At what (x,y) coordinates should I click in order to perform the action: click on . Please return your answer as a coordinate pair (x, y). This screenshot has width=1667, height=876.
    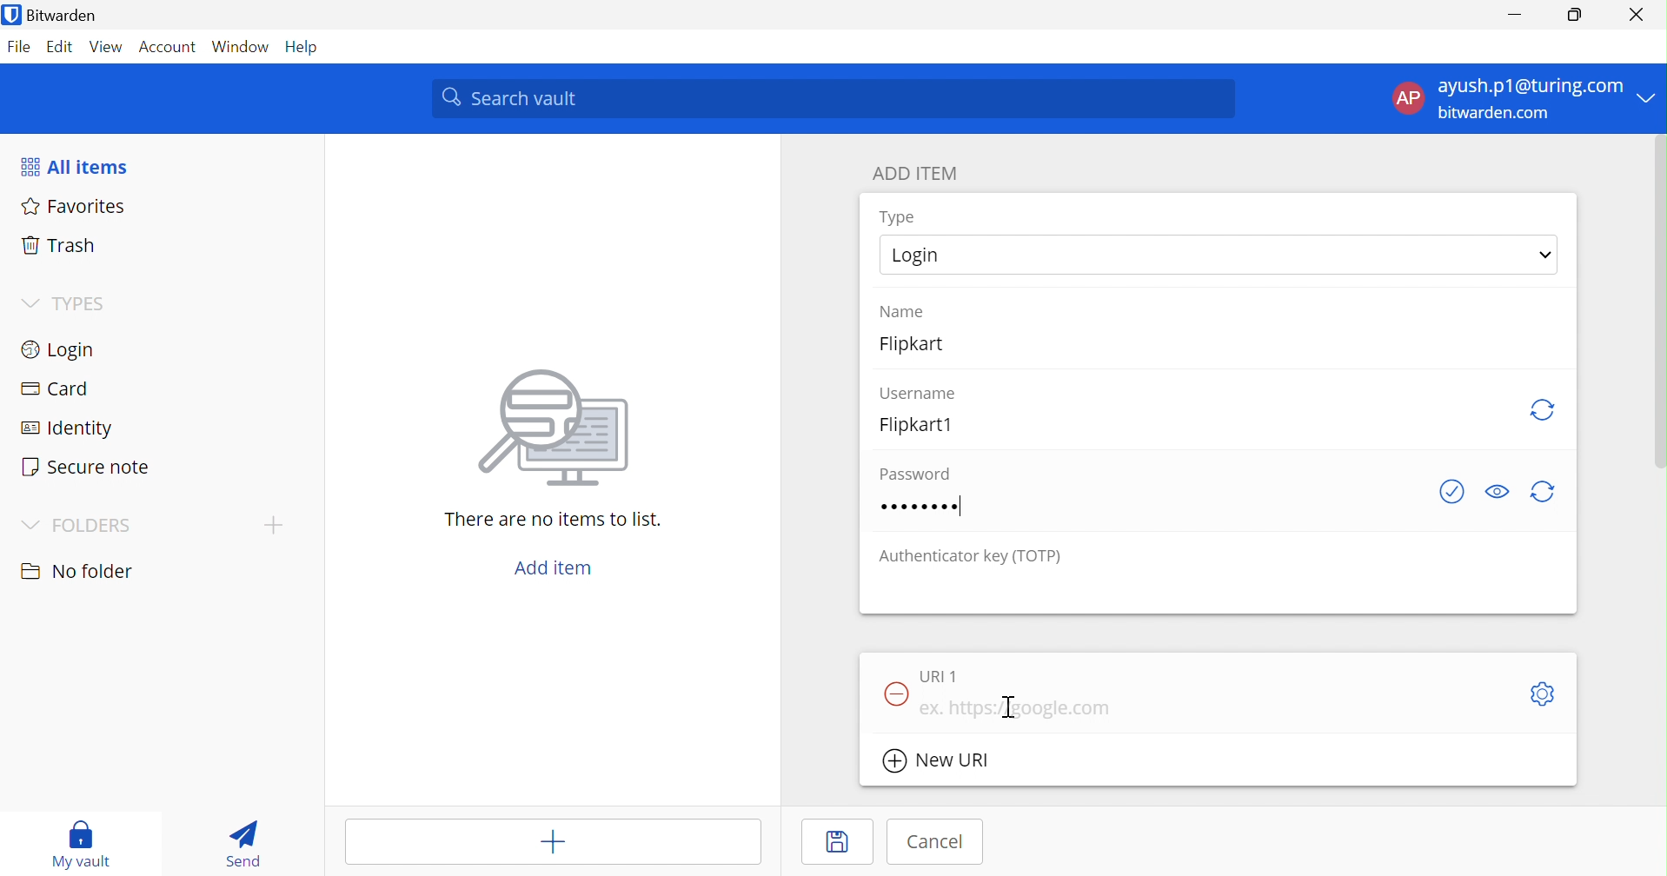
    Looking at the image, I should click on (893, 696).